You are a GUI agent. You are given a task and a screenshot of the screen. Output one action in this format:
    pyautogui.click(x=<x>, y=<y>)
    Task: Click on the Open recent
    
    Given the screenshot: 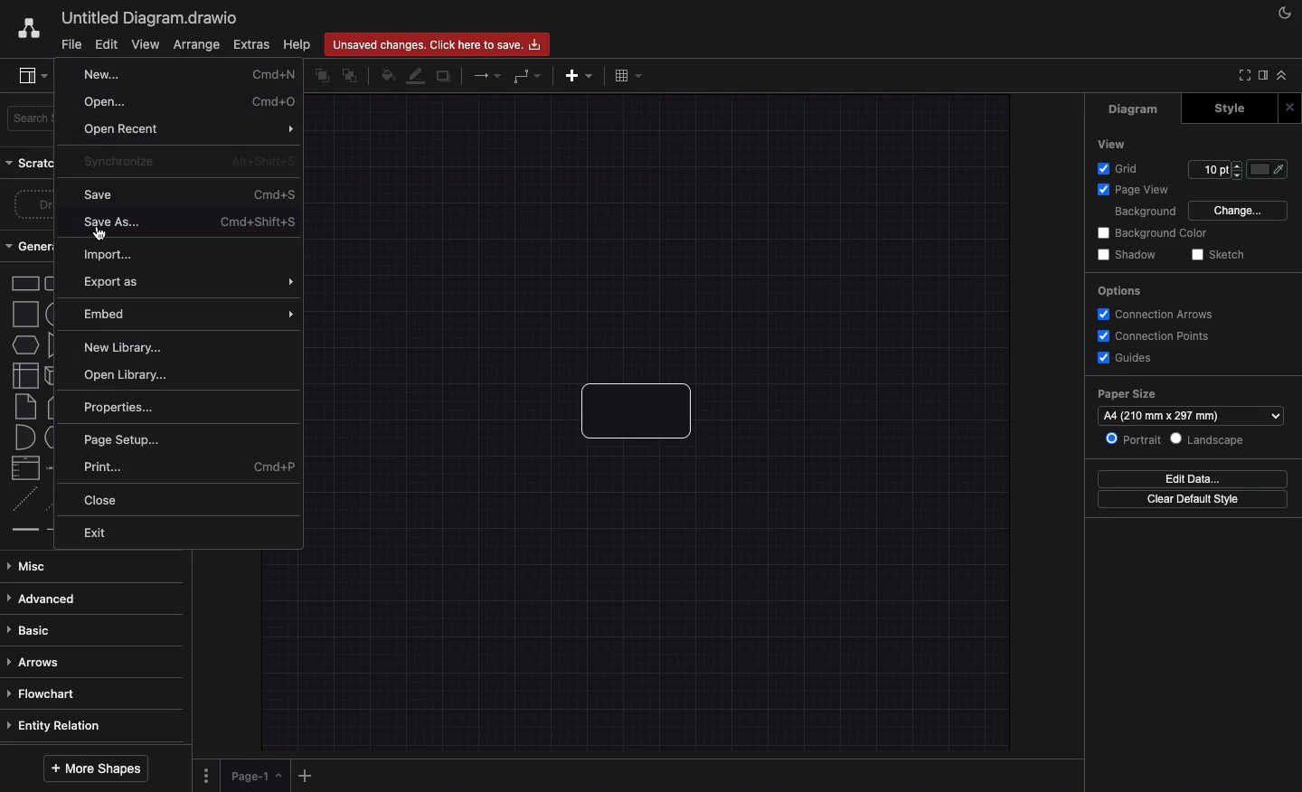 What is the action you would take?
    pyautogui.click(x=191, y=129)
    